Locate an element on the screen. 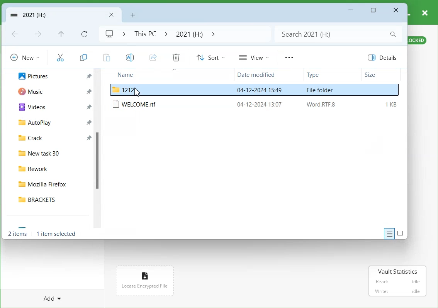 The width and height of the screenshot is (438, 308). 1 item selected is located at coordinates (56, 234).